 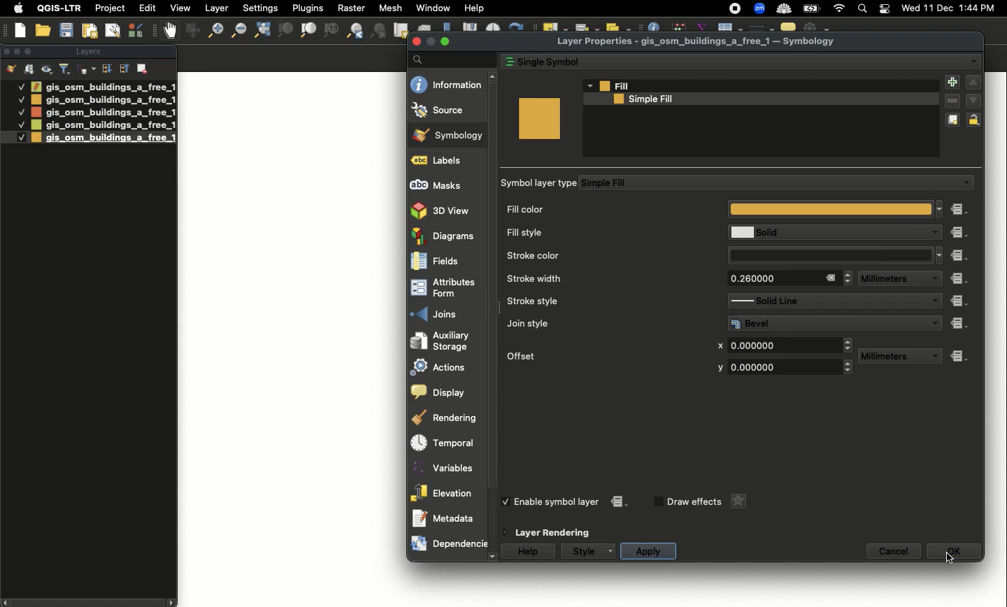 I want to click on Checked, so click(x=20, y=99).